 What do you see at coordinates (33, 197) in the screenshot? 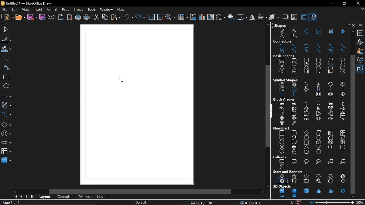
I see `go to last page` at bounding box center [33, 197].